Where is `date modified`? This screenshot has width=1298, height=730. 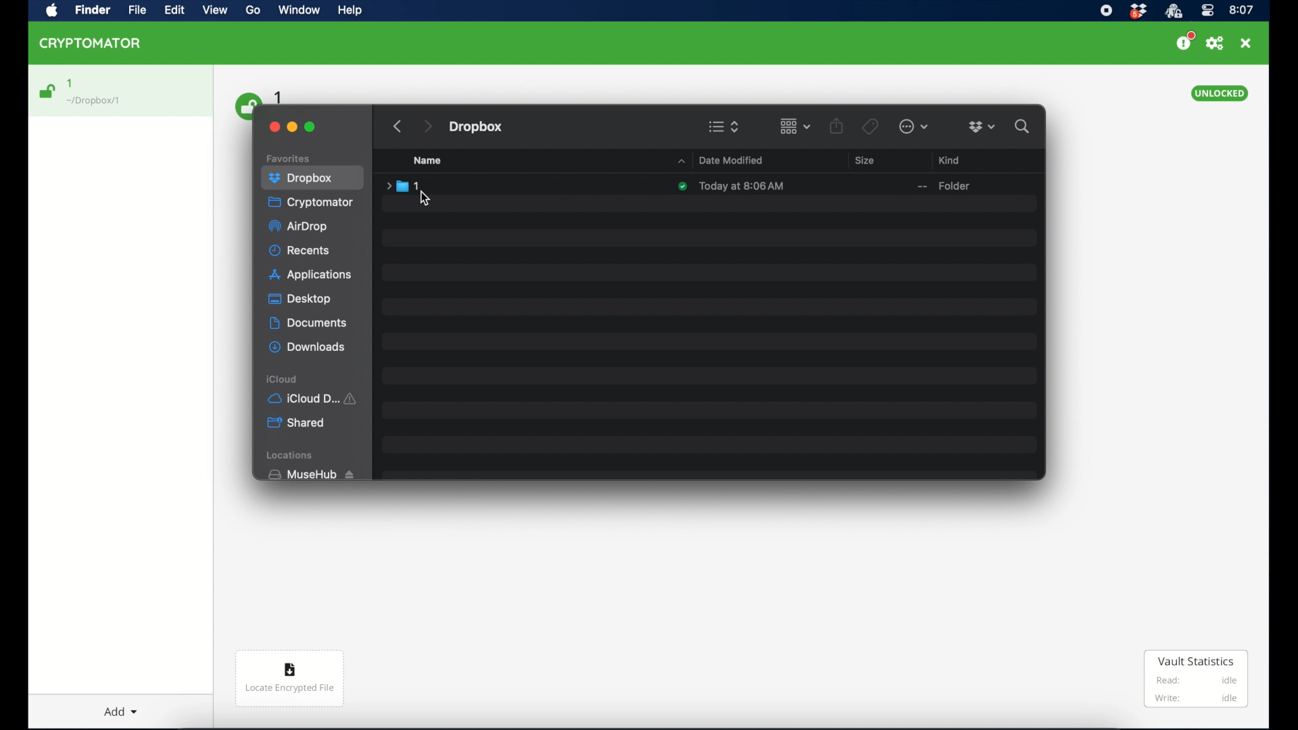 date modified is located at coordinates (730, 160).